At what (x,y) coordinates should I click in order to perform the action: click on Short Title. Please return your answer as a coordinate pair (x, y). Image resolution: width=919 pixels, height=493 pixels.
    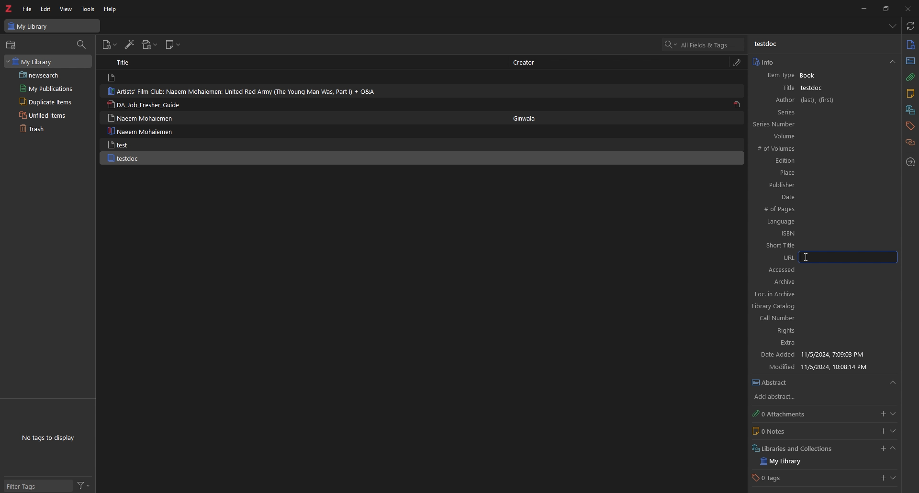
    Looking at the image, I should click on (814, 245).